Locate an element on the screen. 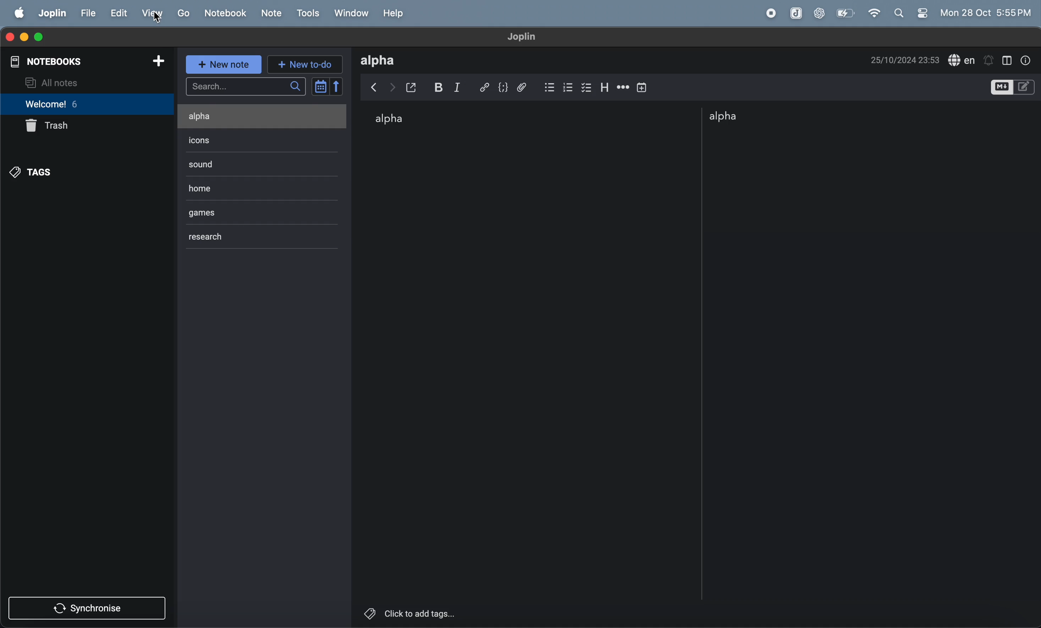 The width and height of the screenshot is (1041, 628). horrizontal lines is located at coordinates (623, 87).